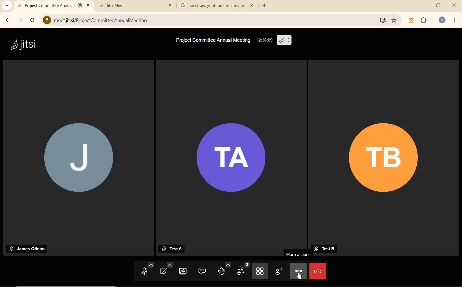 This screenshot has height=287, width=462. I want to click on TOGGLE TILE VIEW, so click(260, 272).